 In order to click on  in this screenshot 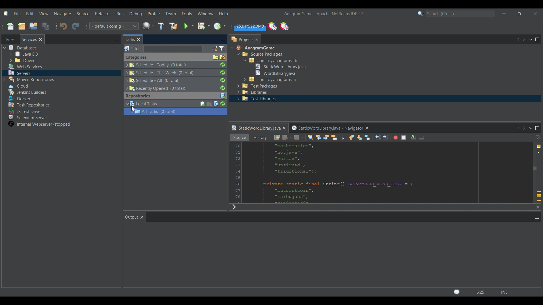, I will do `click(280, 67)`.